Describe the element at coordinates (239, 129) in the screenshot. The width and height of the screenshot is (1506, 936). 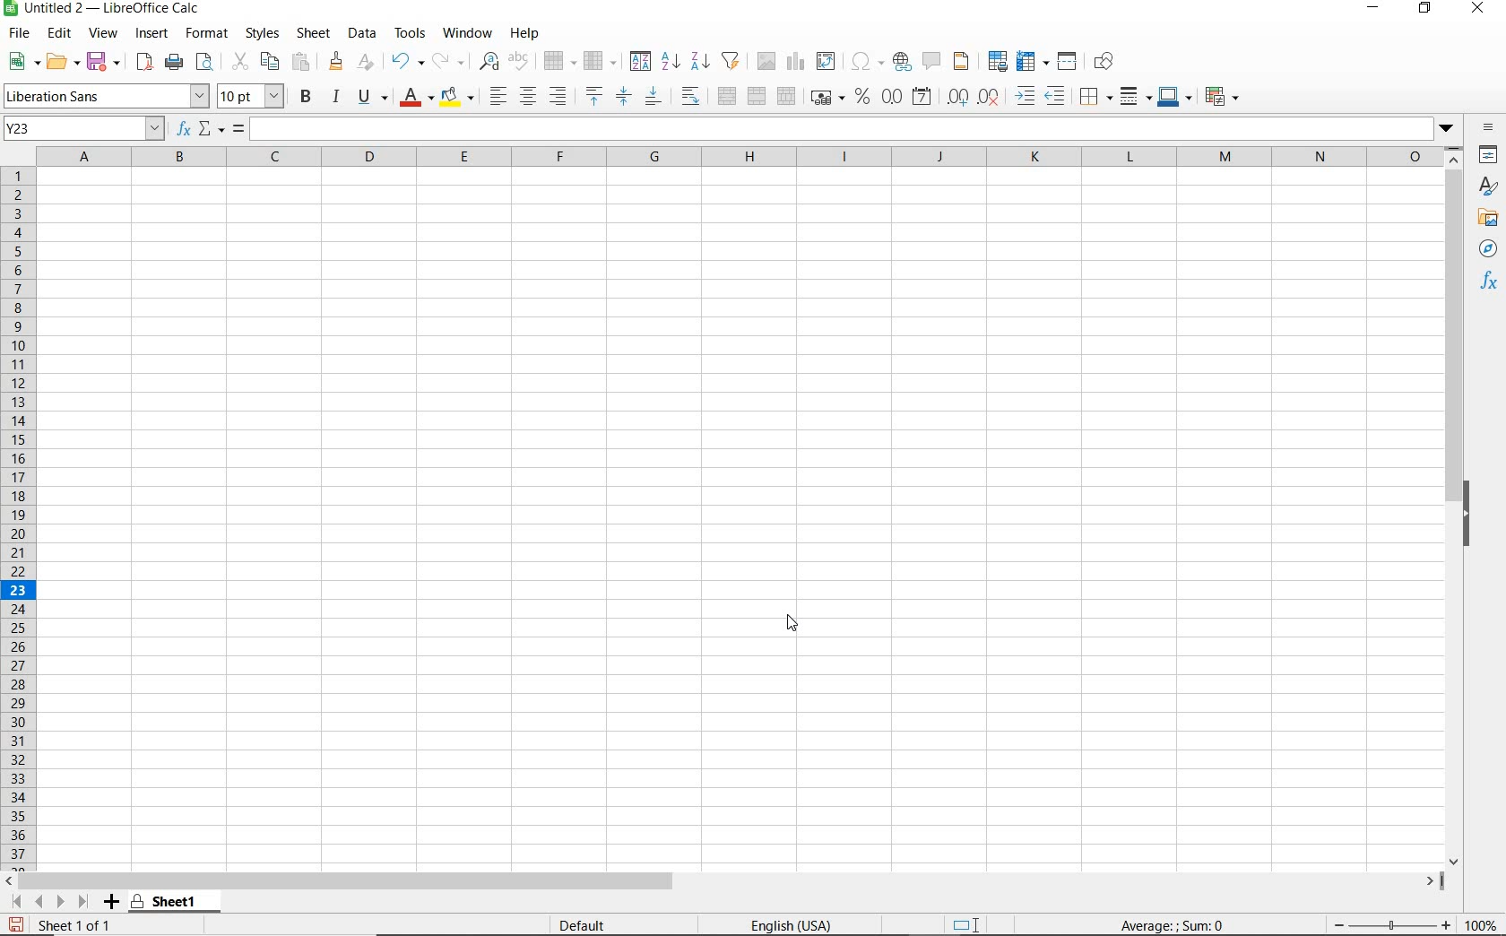
I see `FORMULA` at that location.